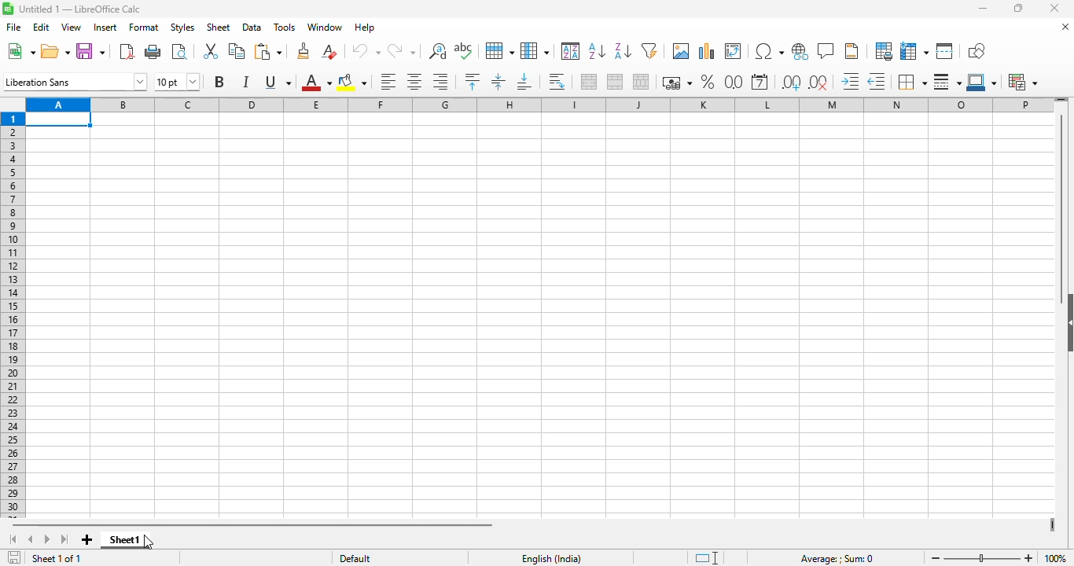 The height and width of the screenshot is (566, 1074). Describe the element at coordinates (42, 27) in the screenshot. I see `edit` at that location.